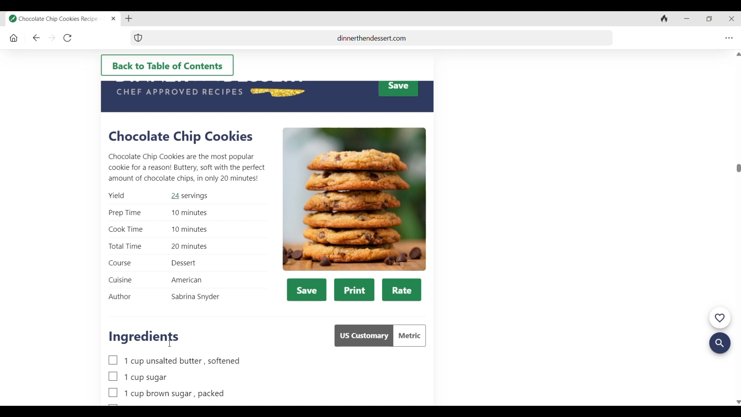 The height and width of the screenshot is (417, 741). I want to click on Close tab, so click(114, 19).